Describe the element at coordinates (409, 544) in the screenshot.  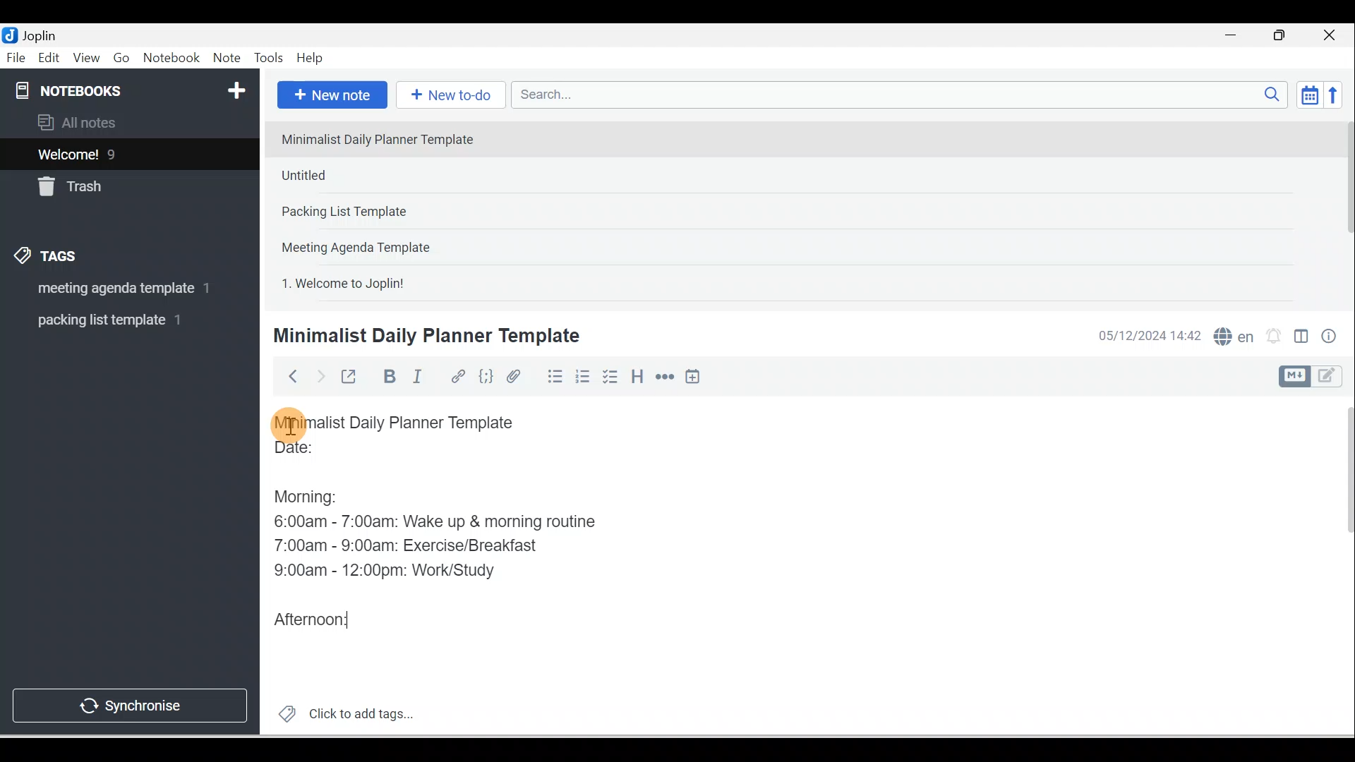
I see `7:00am - 9:00am: Exercise/Breakfast` at that location.